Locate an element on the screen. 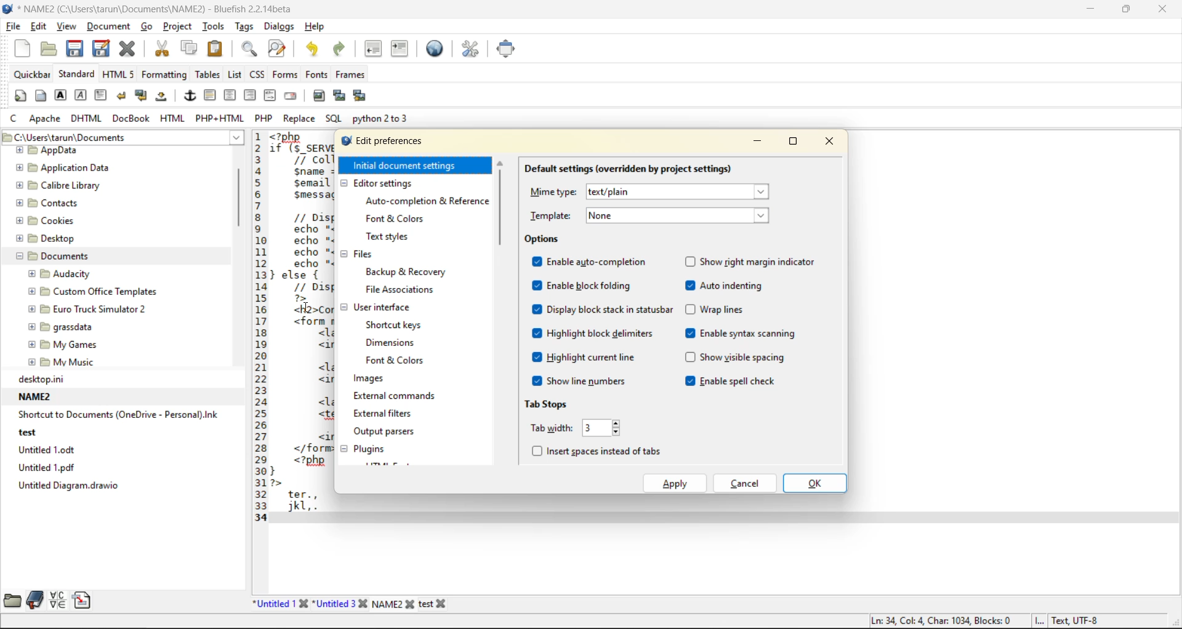 The width and height of the screenshot is (1182, 629). file is located at coordinates (11, 26).